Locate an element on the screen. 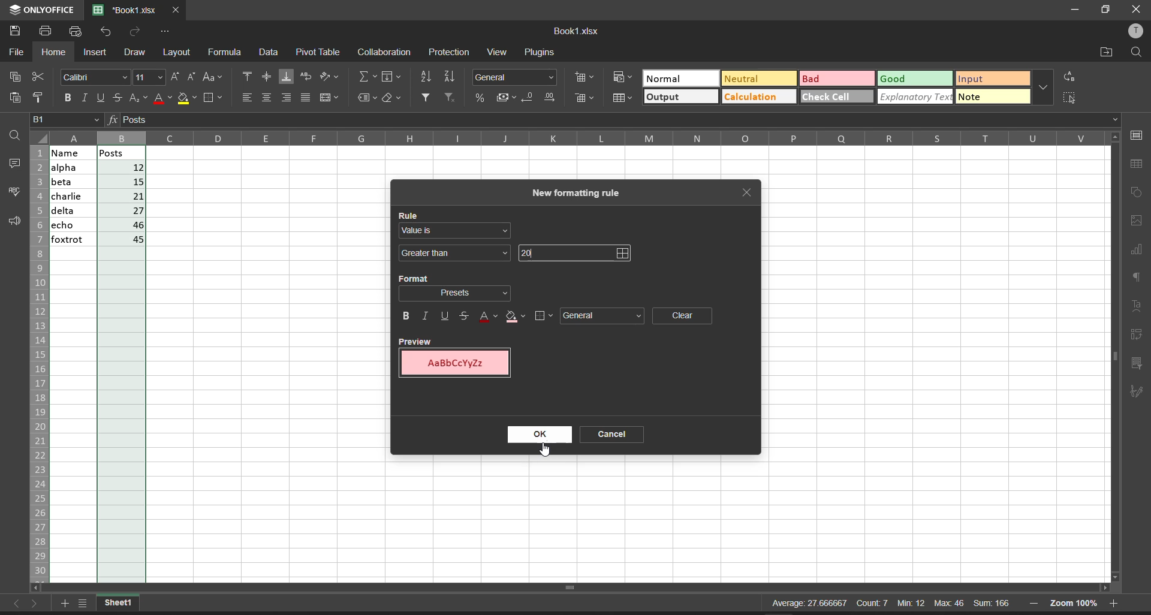 This screenshot has width=1151, height=615. layout is located at coordinates (179, 53).